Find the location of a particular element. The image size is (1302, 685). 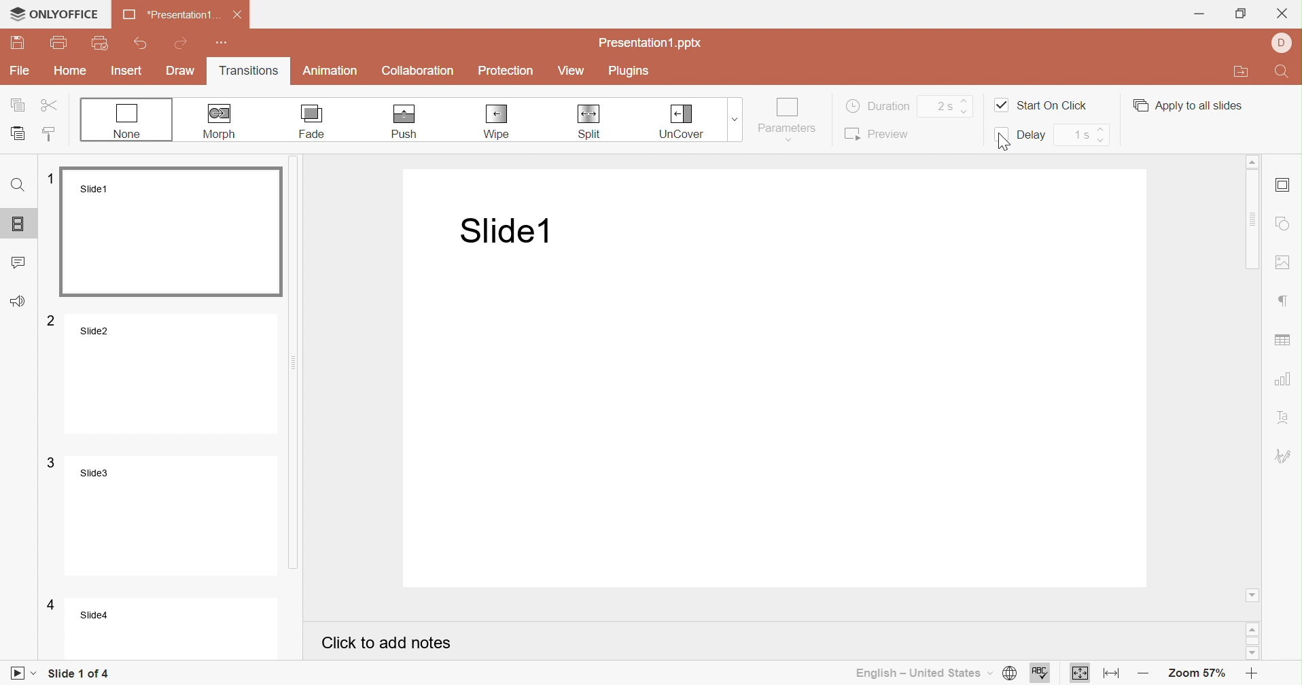

1s is located at coordinates (1080, 134).